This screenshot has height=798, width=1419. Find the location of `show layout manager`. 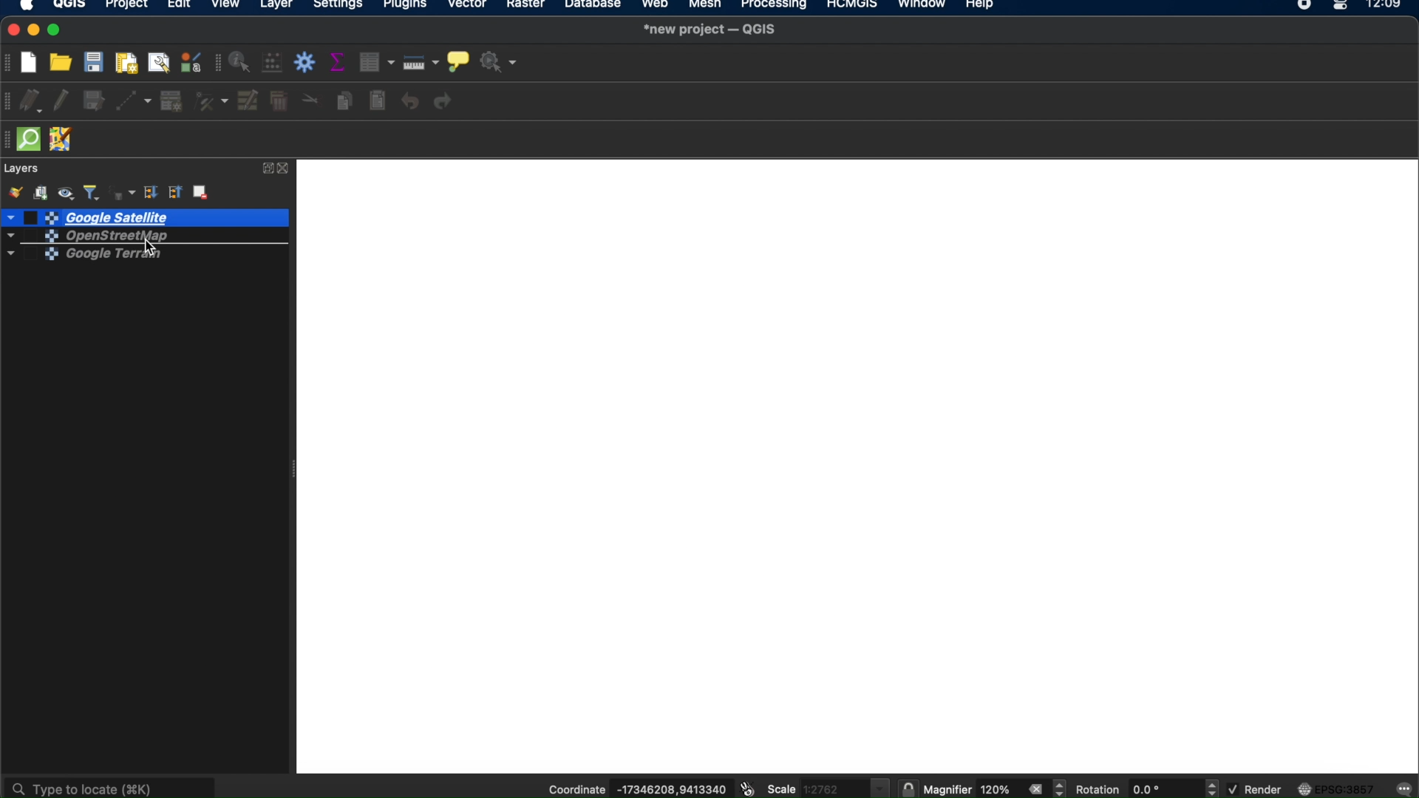

show layout manager is located at coordinates (161, 62).